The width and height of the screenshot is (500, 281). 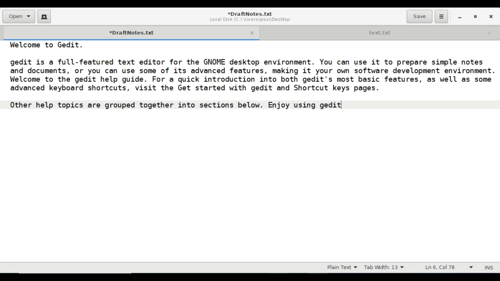 What do you see at coordinates (476, 16) in the screenshot?
I see `Restore` at bounding box center [476, 16].